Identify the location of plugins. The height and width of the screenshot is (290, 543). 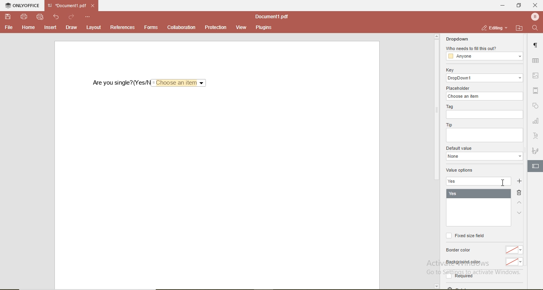
(262, 27).